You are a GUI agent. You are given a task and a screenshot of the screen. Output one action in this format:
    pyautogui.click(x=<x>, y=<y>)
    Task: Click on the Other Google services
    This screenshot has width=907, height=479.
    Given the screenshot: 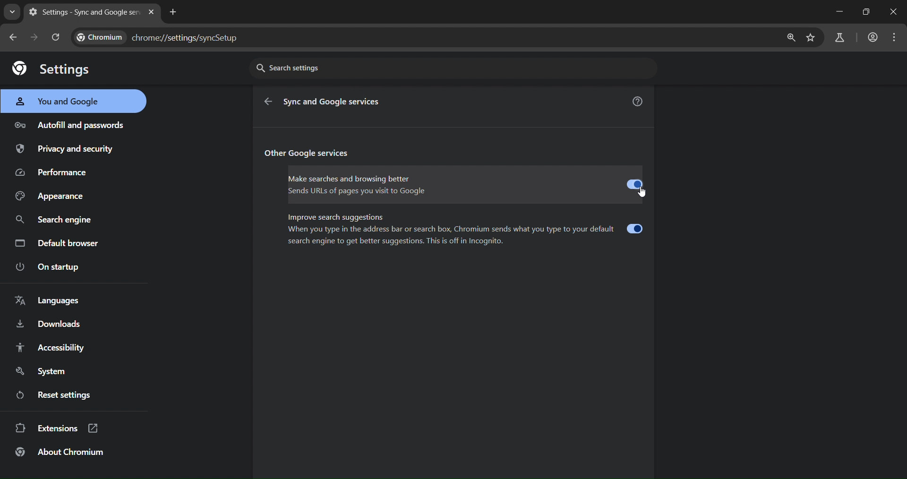 What is the action you would take?
    pyautogui.click(x=314, y=153)
    